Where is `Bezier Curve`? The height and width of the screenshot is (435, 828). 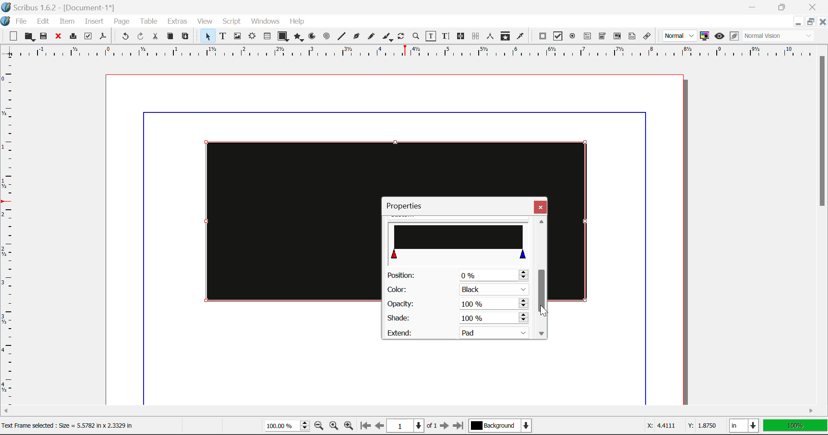 Bezier Curve is located at coordinates (357, 37).